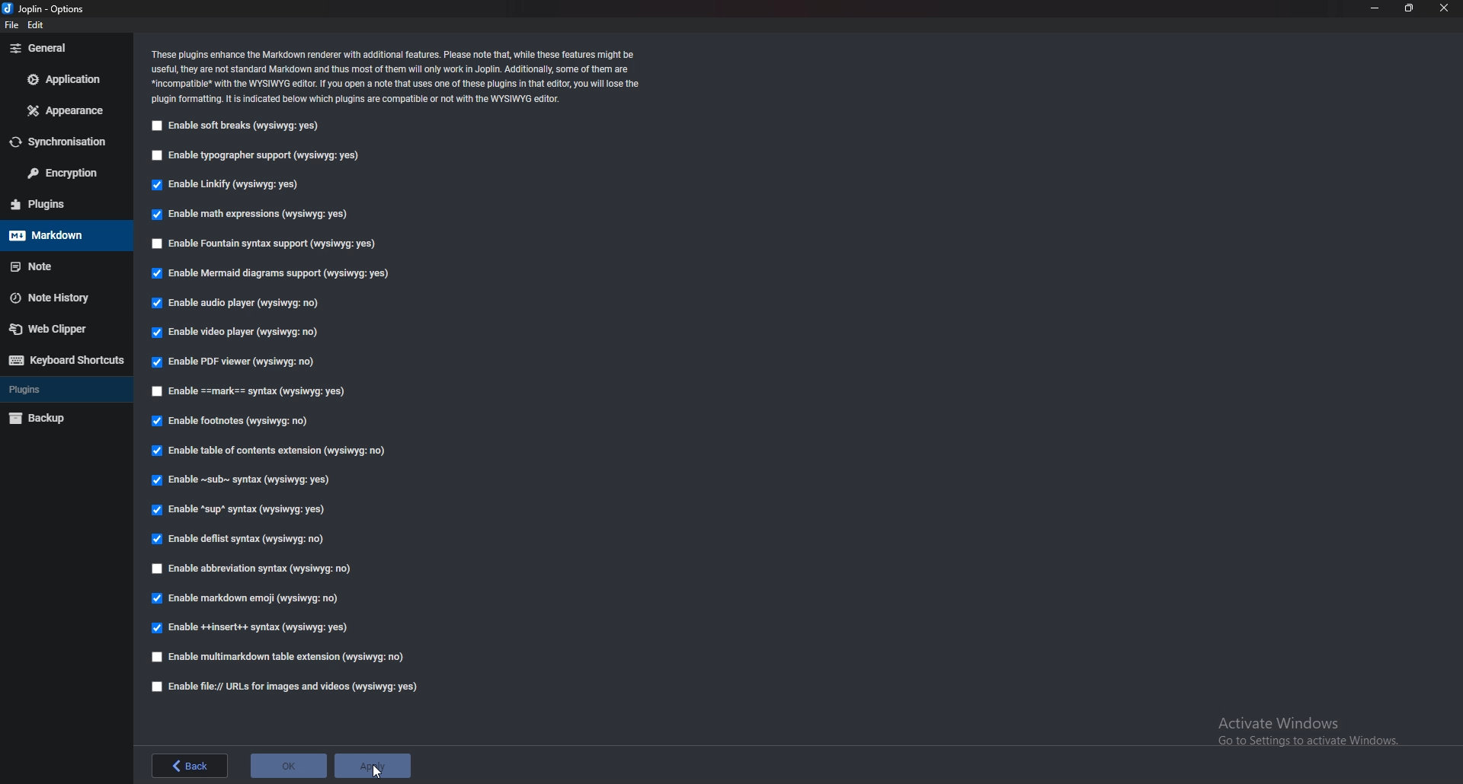 The width and height of the screenshot is (1463, 784). I want to click on enable multimarkdown table extension, so click(280, 658).